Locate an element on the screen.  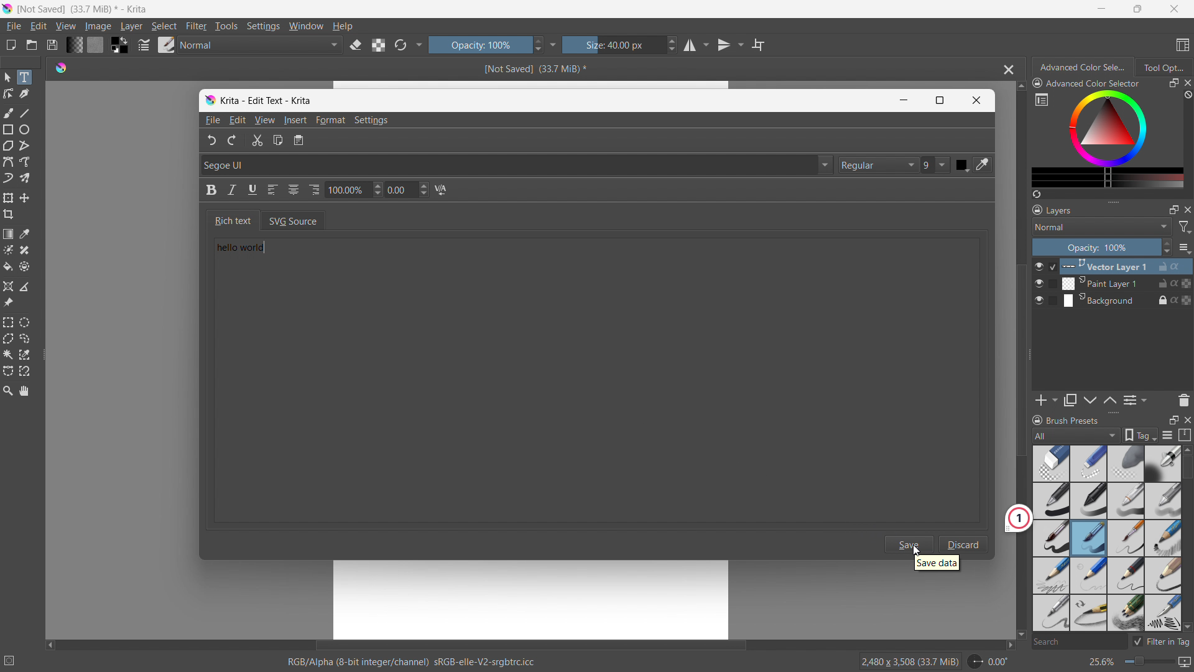
pencil is located at coordinates (1048, 613).